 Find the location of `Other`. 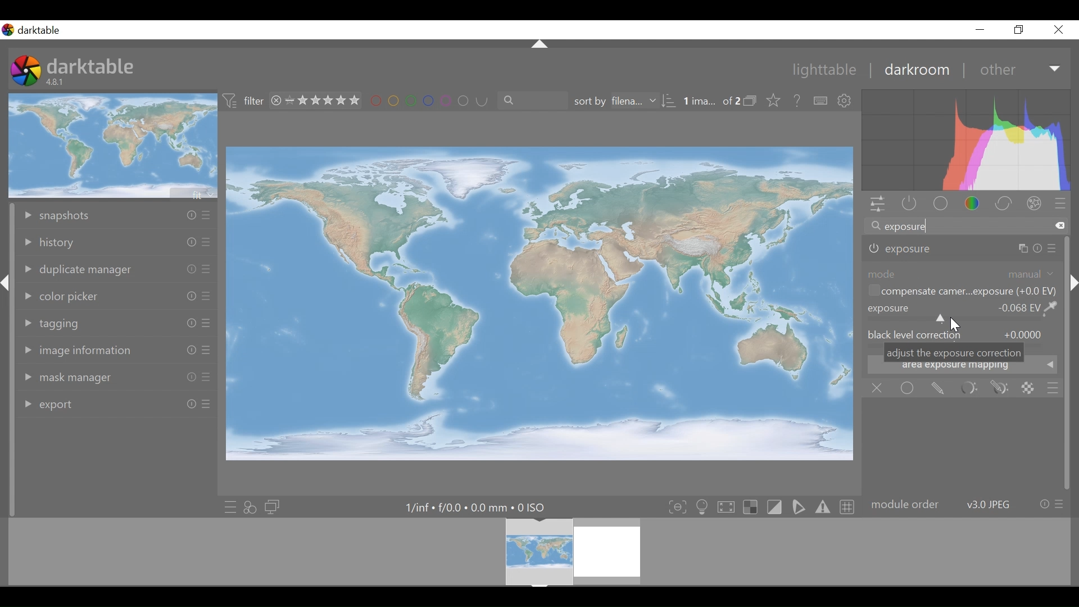

Other is located at coordinates (1019, 68).